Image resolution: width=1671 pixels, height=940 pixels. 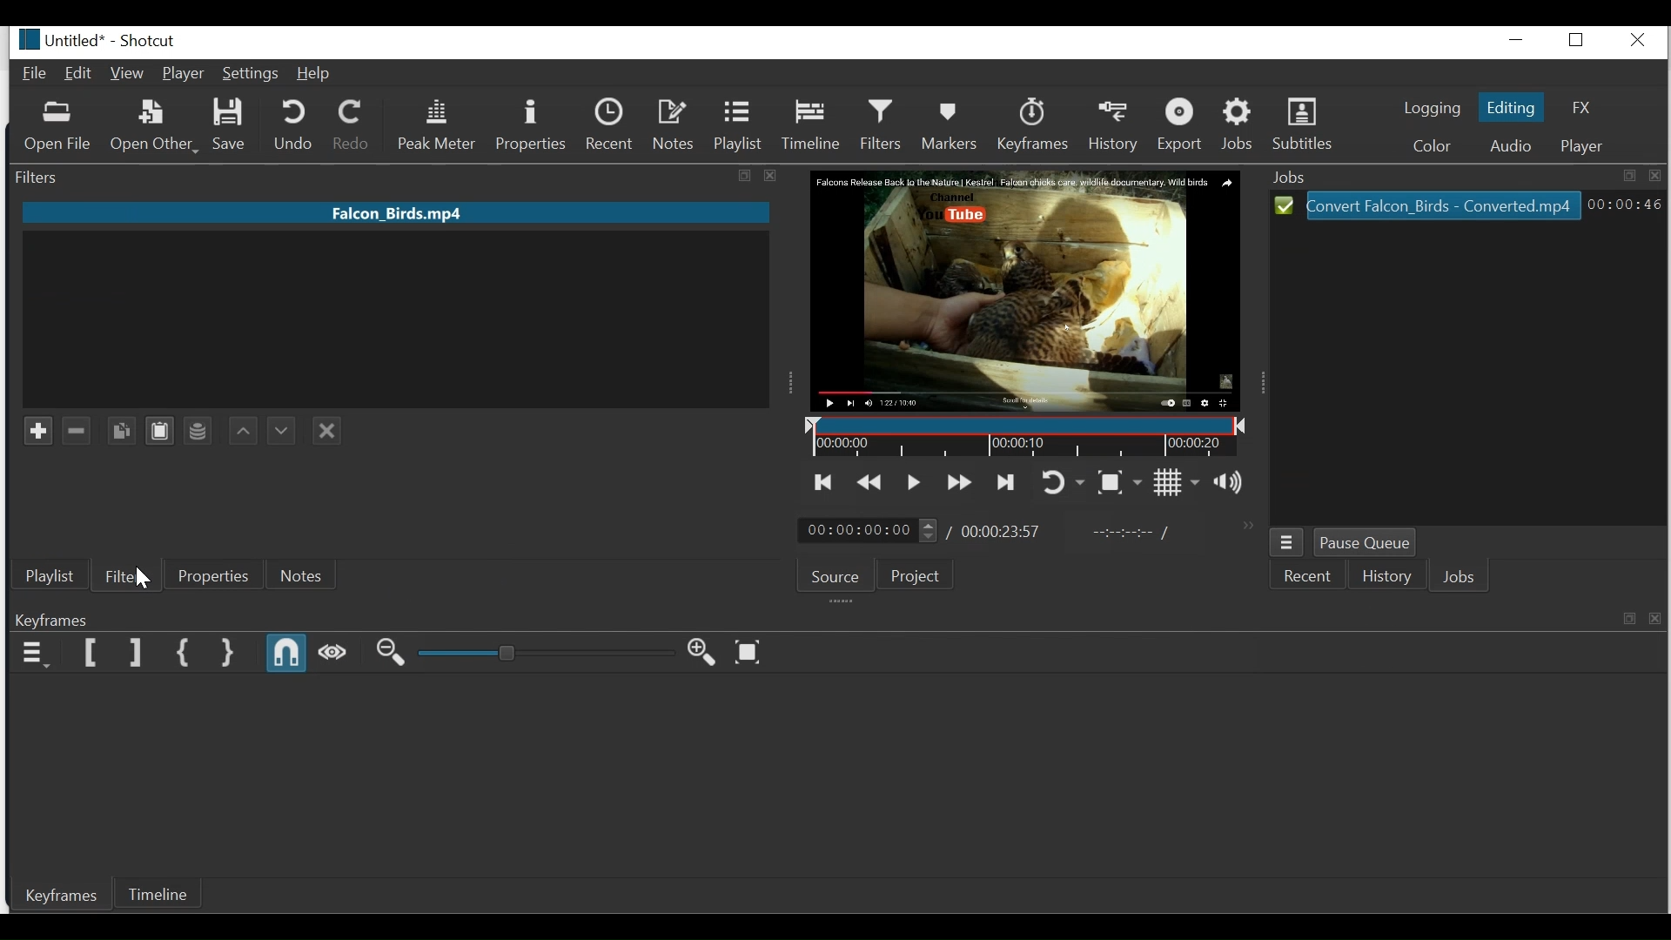 What do you see at coordinates (915, 482) in the screenshot?
I see `Toggle play or pause` at bounding box center [915, 482].